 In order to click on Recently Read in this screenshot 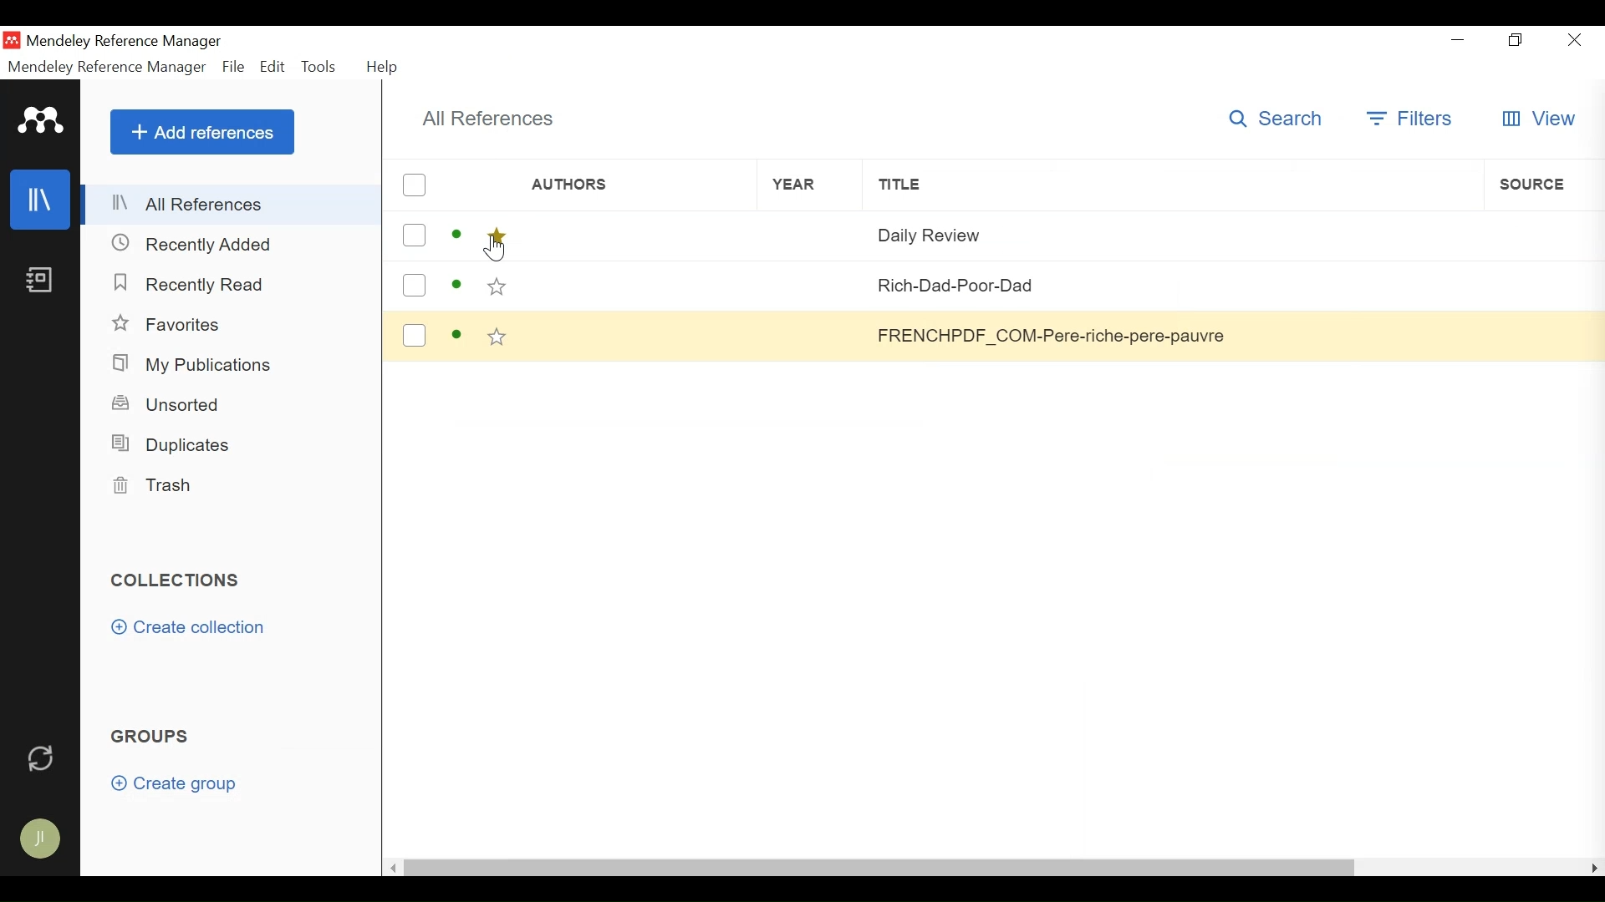, I will do `click(197, 285)`.